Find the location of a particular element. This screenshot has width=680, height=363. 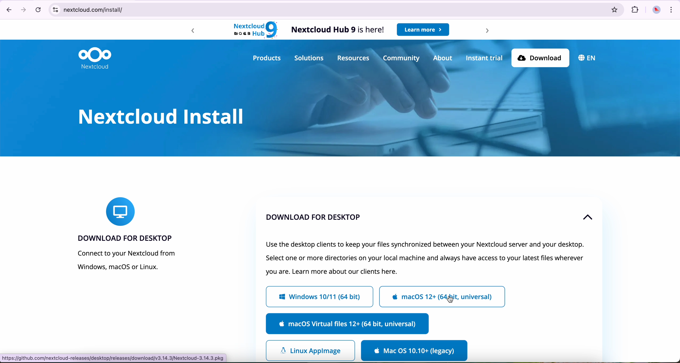

resources is located at coordinates (354, 58).